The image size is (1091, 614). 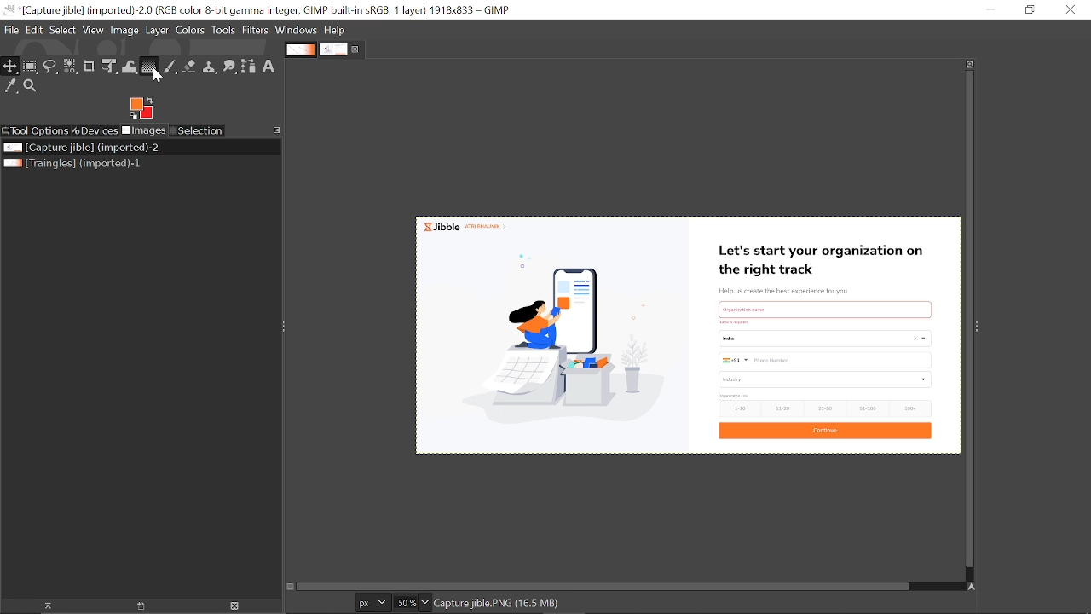 I want to click on Units of the image, so click(x=373, y=602).